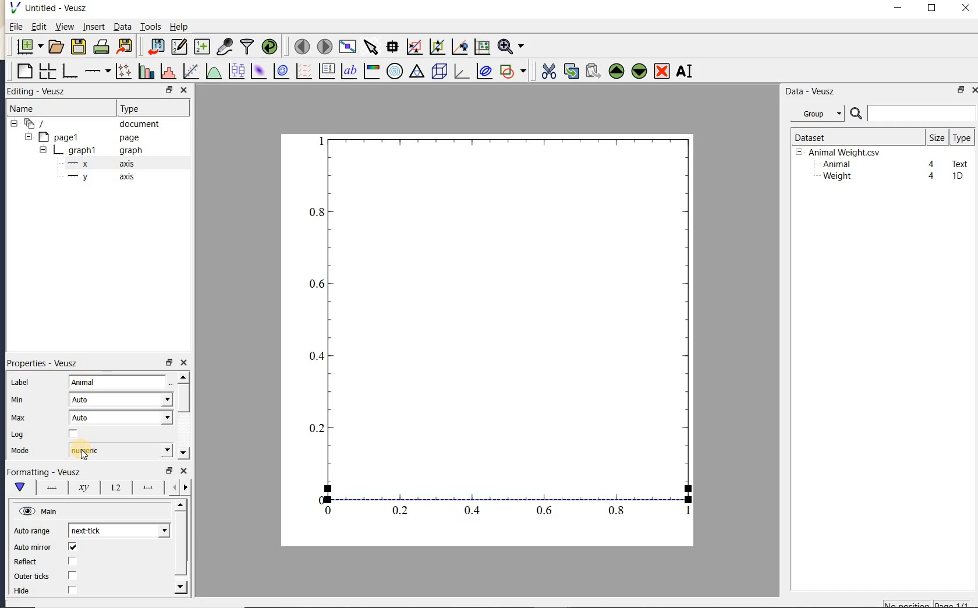 The height and width of the screenshot is (608, 978). I want to click on Data - Veusz, so click(820, 114).